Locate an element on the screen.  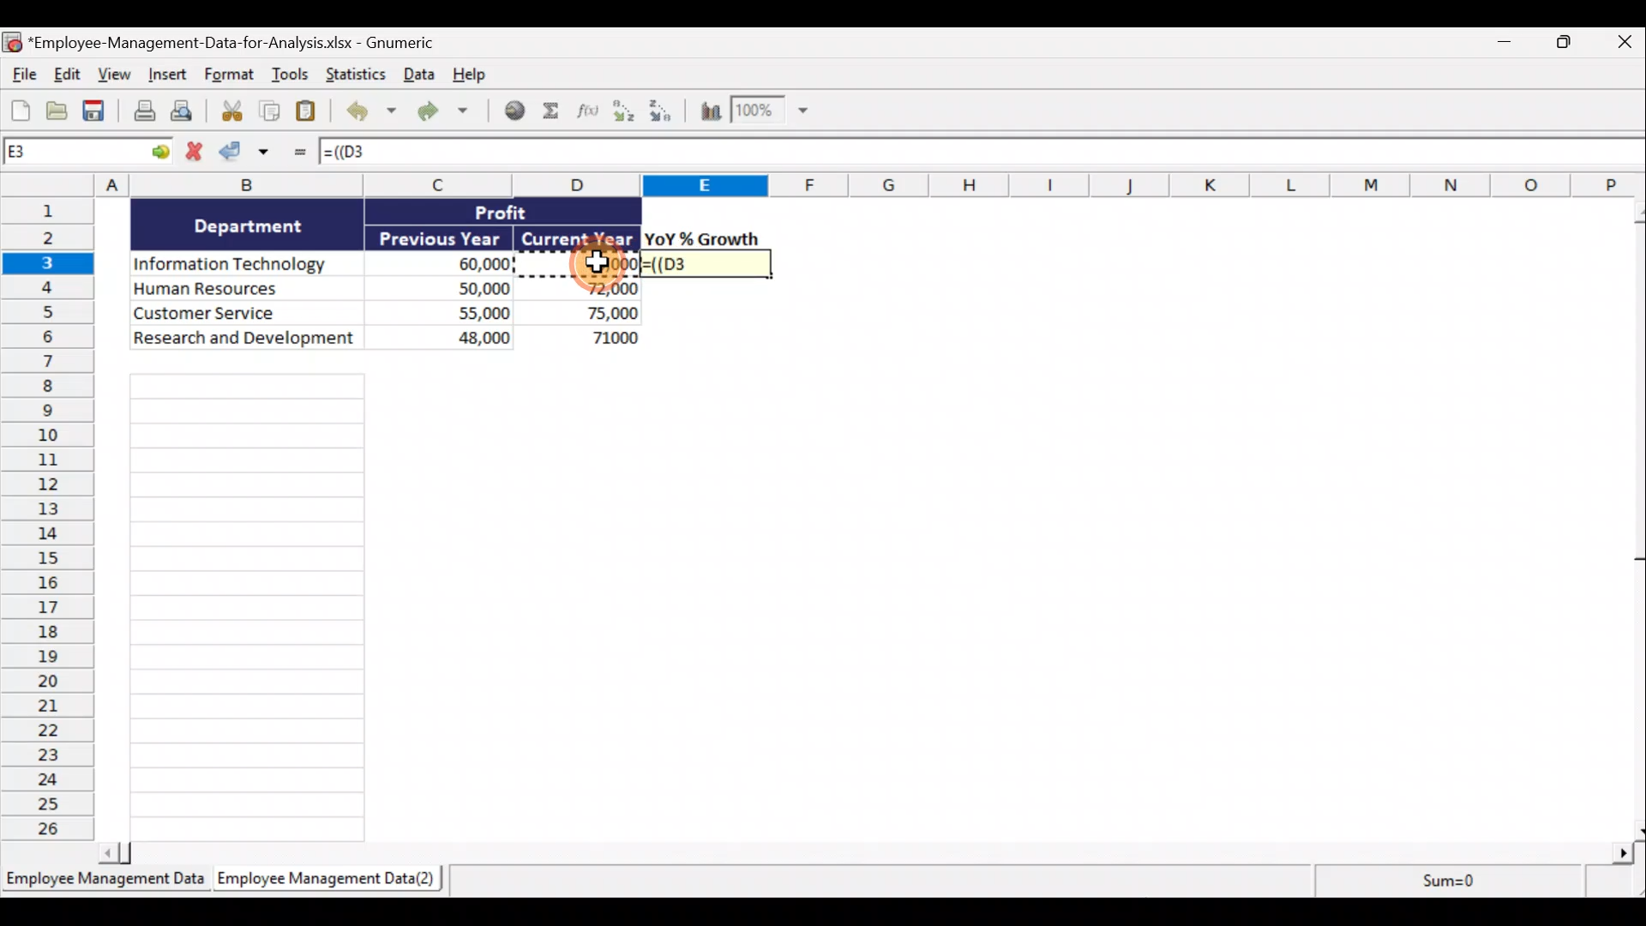
Insert hyperlink is located at coordinates (514, 112).